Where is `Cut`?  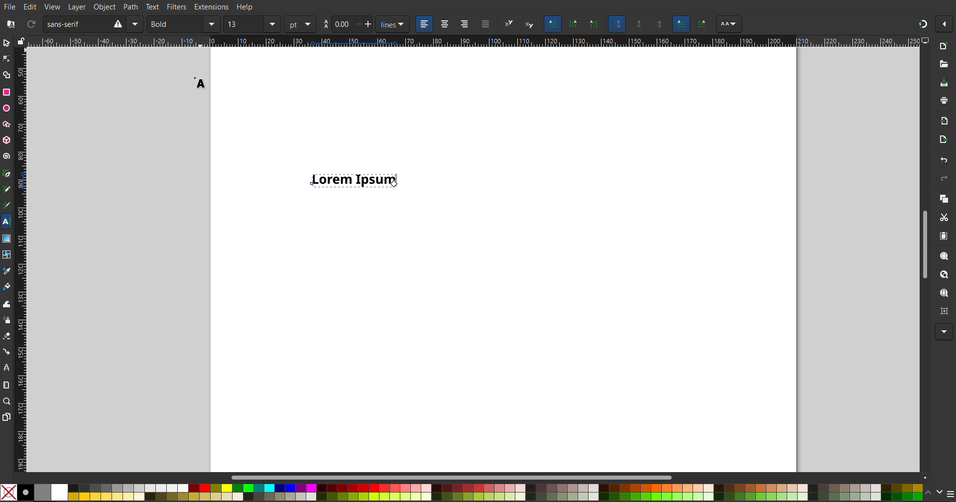 Cut is located at coordinates (944, 217).